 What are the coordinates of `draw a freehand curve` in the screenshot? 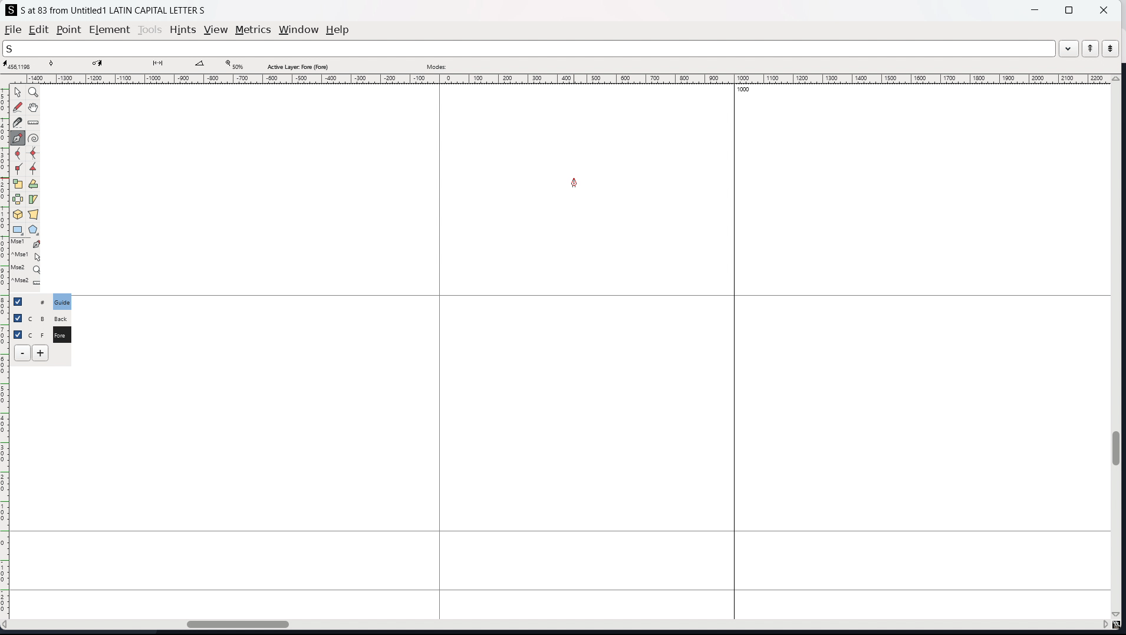 It's located at (18, 107).